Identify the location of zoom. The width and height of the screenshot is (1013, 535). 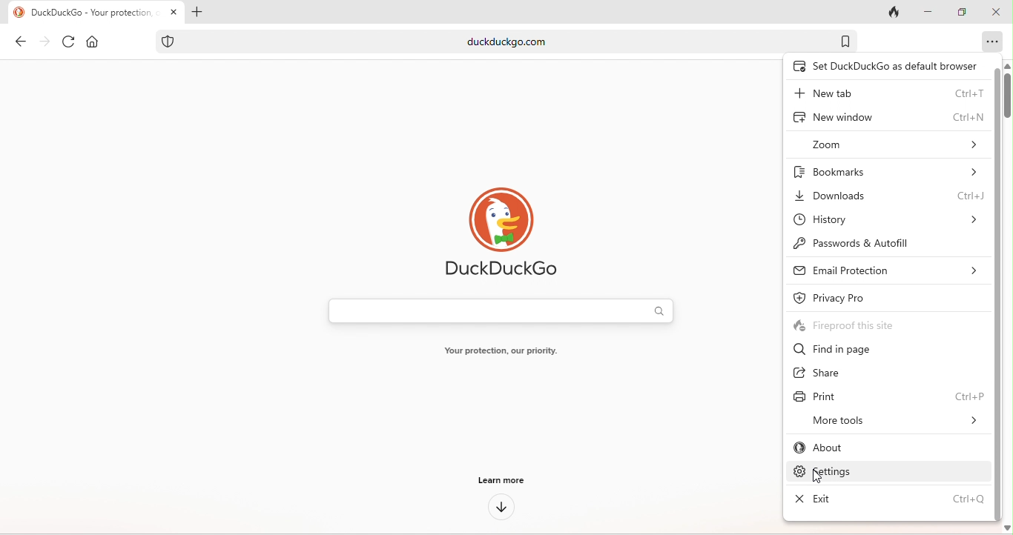
(892, 145).